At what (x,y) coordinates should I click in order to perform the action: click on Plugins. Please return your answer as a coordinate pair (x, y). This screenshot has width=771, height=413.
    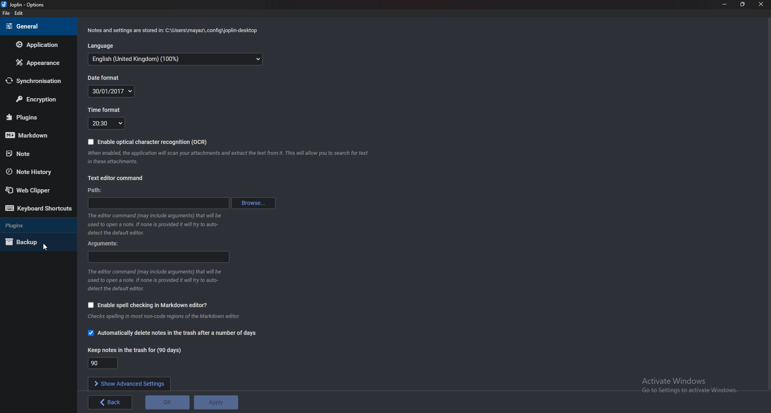
    Looking at the image, I should click on (38, 225).